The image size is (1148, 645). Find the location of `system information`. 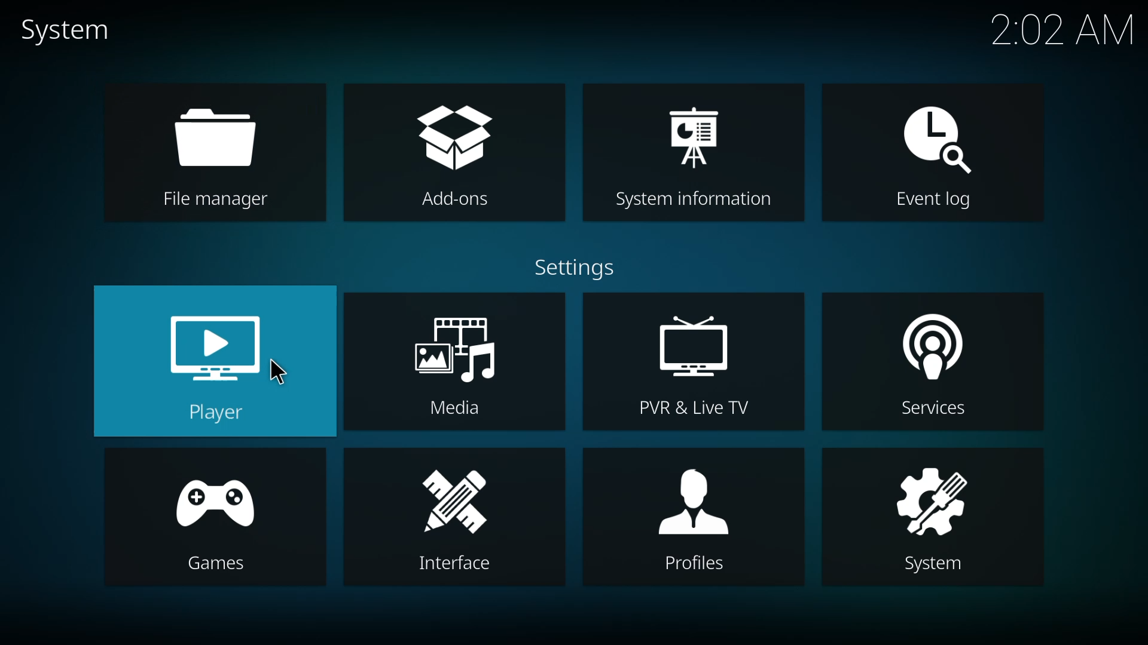

system information is located at coordinates (694, 155).